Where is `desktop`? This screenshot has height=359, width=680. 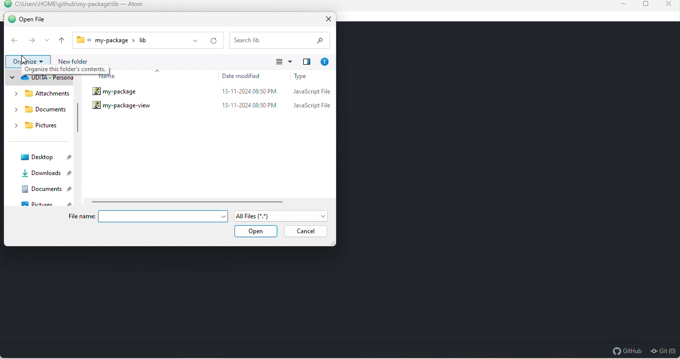
desktop is located at coordinates (44, 157).